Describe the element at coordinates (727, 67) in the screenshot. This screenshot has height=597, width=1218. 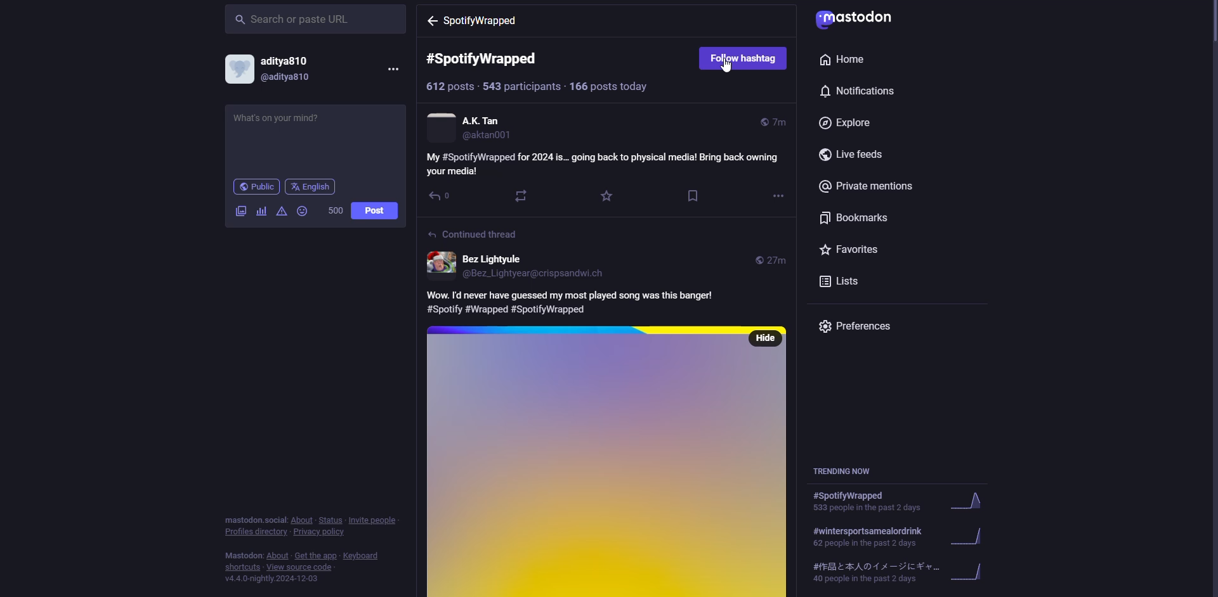
I see `cursor` at that location.